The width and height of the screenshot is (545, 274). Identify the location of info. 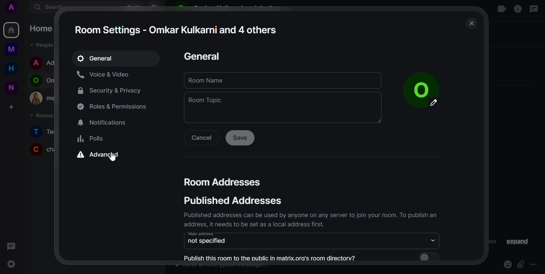
(312, 219).